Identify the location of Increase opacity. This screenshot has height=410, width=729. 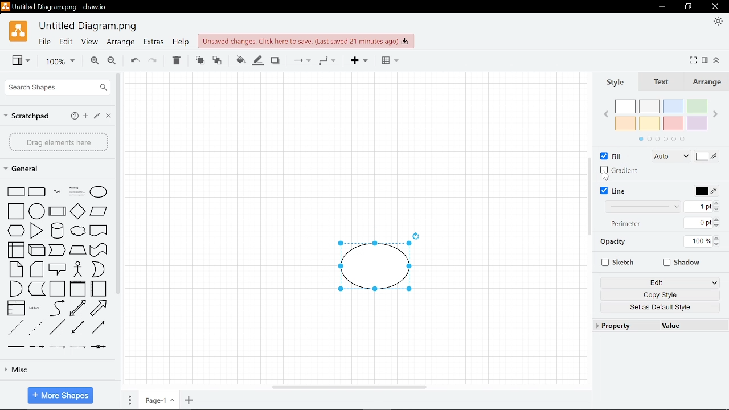
(718, 238).